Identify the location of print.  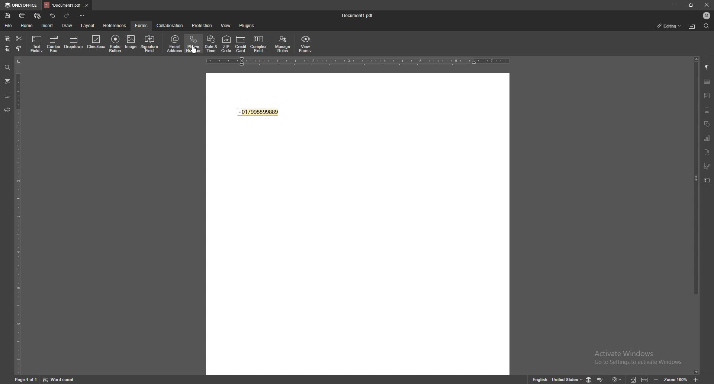
(23, 15).